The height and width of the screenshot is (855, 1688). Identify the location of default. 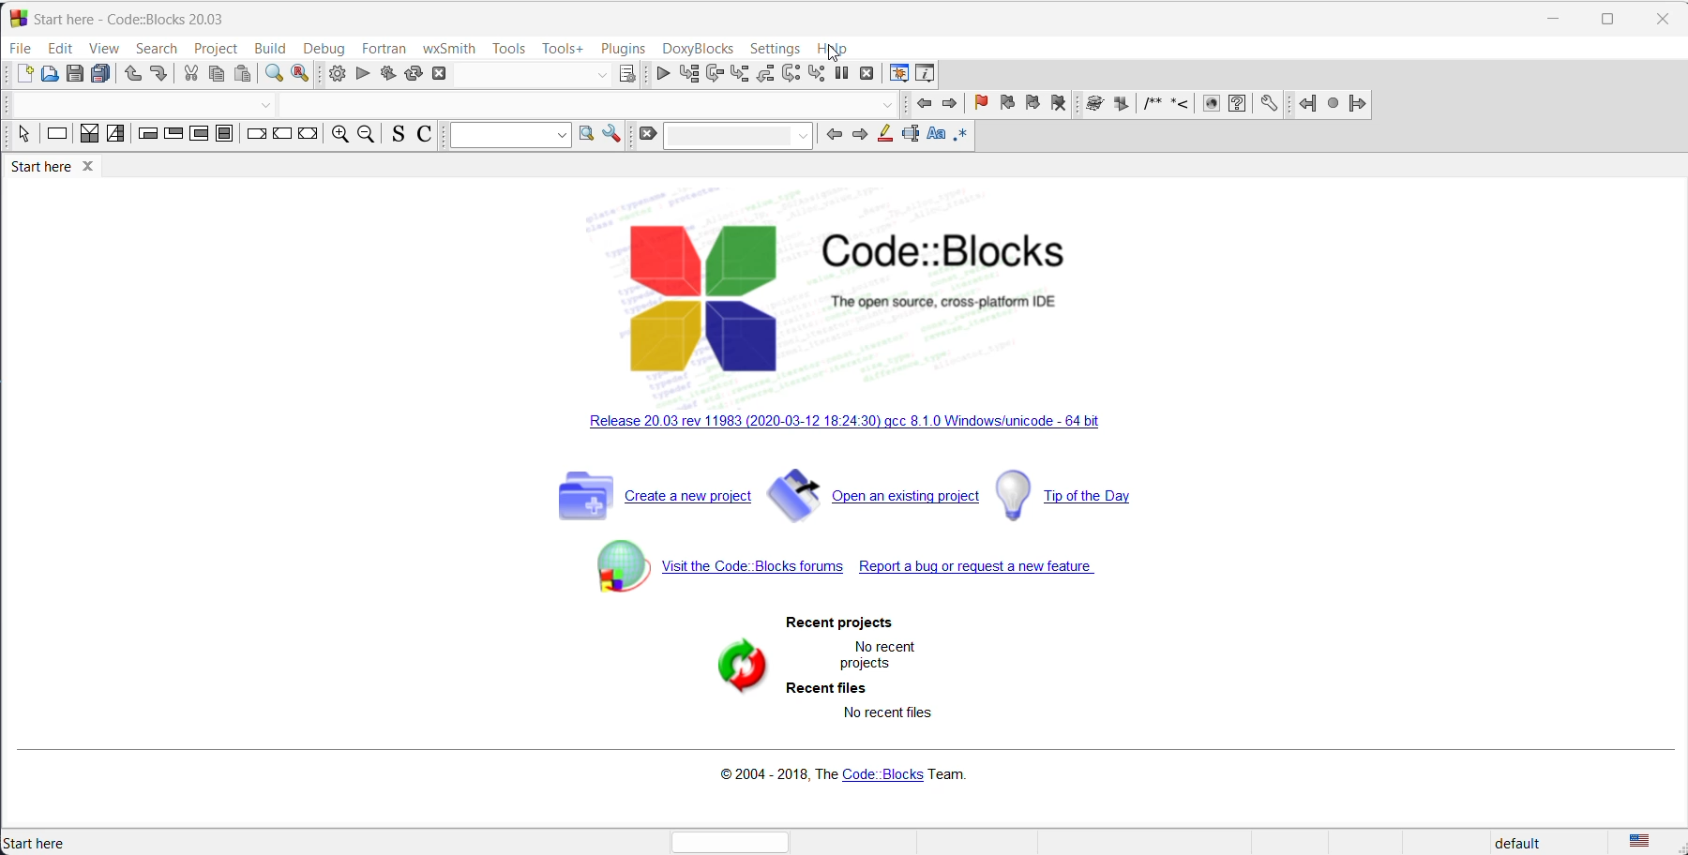
(1531, 841).